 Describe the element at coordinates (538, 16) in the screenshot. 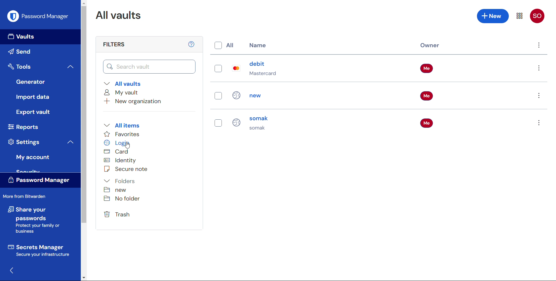

I see `SO` at that location.